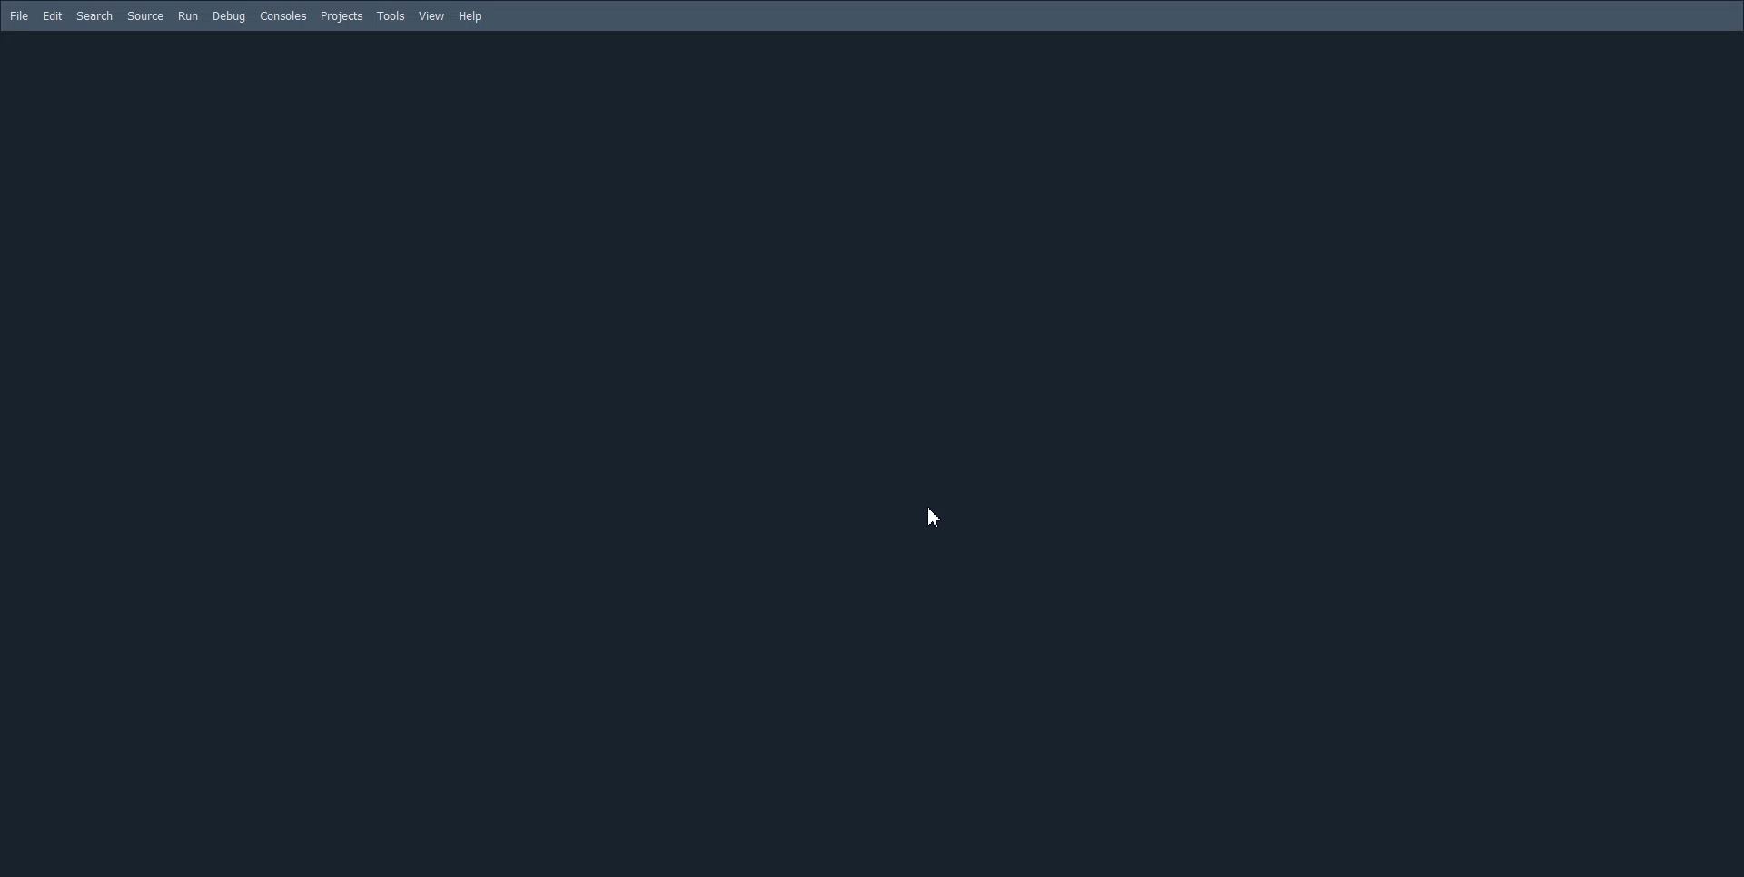 This screenshot has width=1744, height=877. I want to click on Run, so click(188, 15).